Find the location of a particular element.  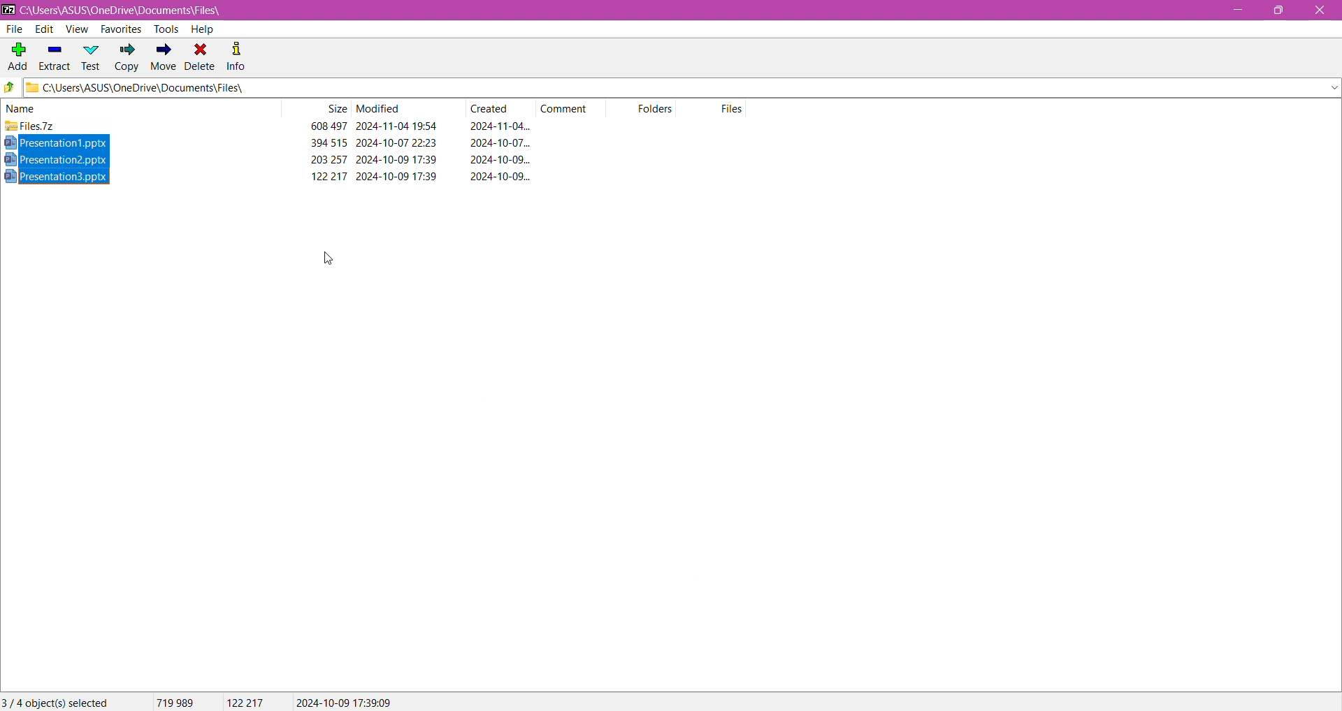

Test is located at coordinates (92, 57).